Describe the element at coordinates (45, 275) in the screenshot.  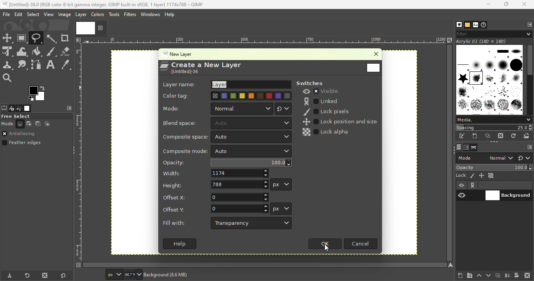
I see `Delete tool preset` at that location.